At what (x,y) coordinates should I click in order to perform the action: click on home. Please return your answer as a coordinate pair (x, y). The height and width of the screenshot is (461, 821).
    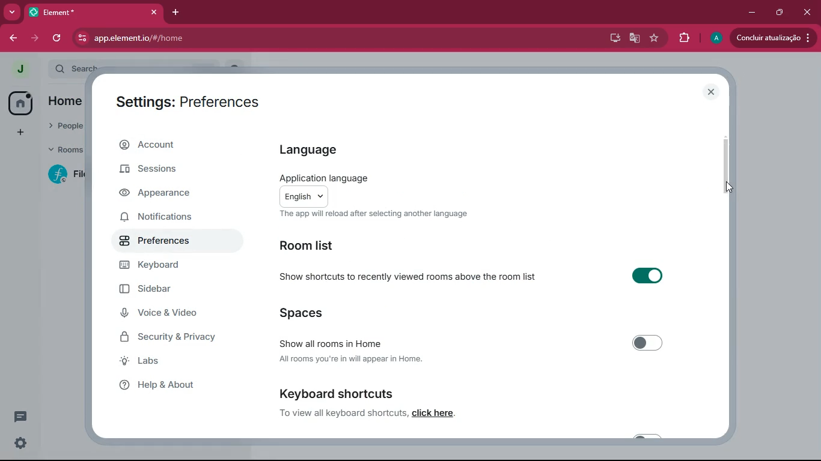
    Looking at the image, I should click on (20, 103).